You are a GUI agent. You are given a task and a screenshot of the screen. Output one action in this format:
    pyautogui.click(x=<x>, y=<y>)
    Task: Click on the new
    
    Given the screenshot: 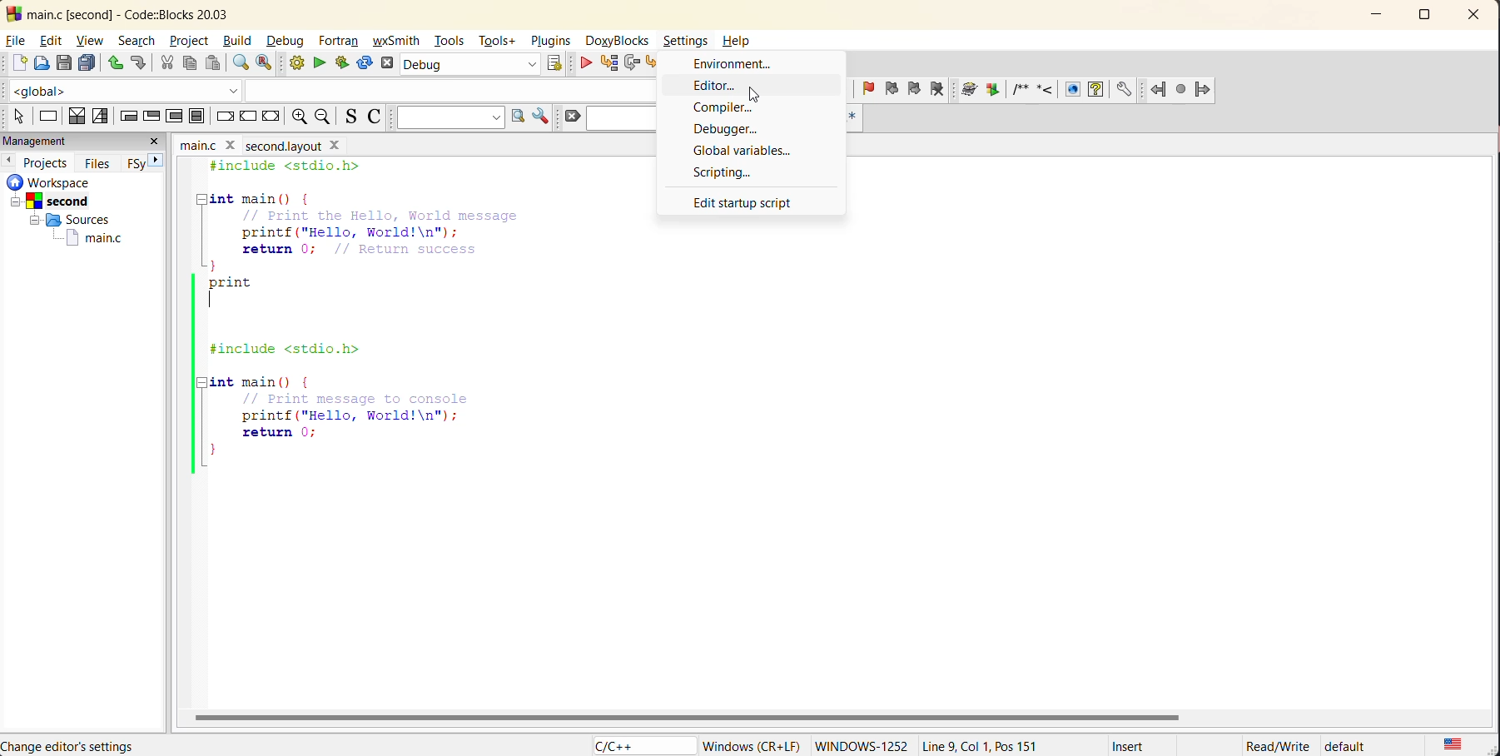 What is the action you would take?
    pyautogui.click(x=16, y=64)
    